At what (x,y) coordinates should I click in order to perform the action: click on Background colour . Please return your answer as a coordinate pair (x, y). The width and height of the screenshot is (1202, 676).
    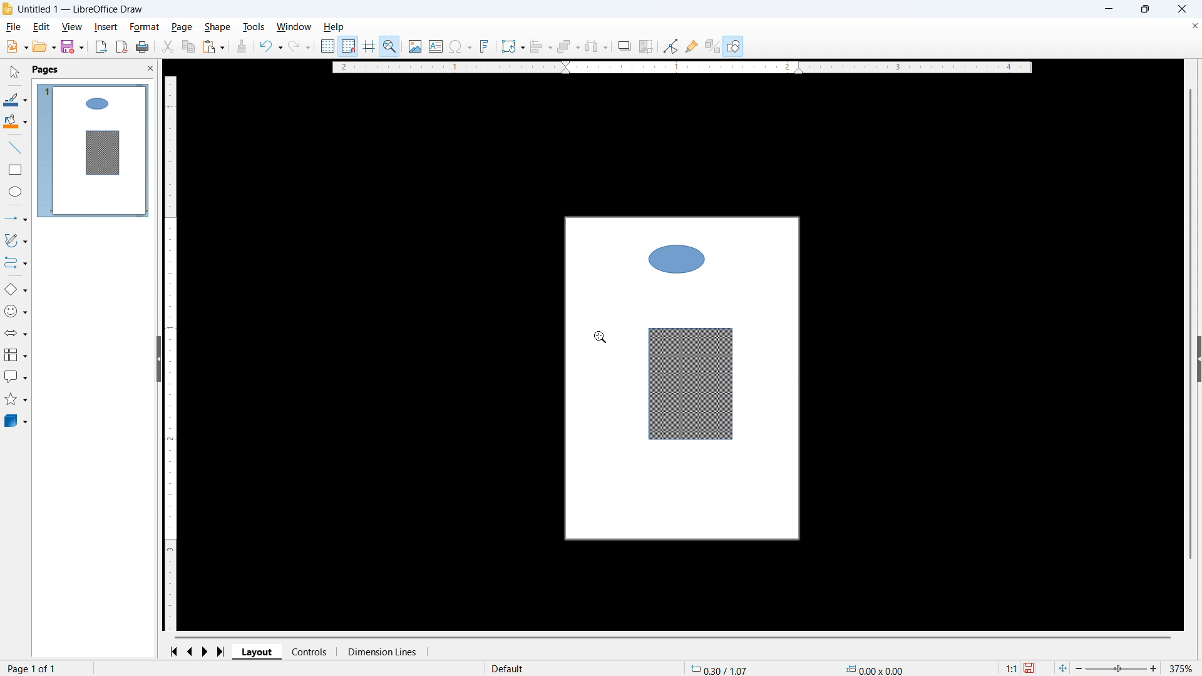
    Looking at the image, I should click on (15, 121).